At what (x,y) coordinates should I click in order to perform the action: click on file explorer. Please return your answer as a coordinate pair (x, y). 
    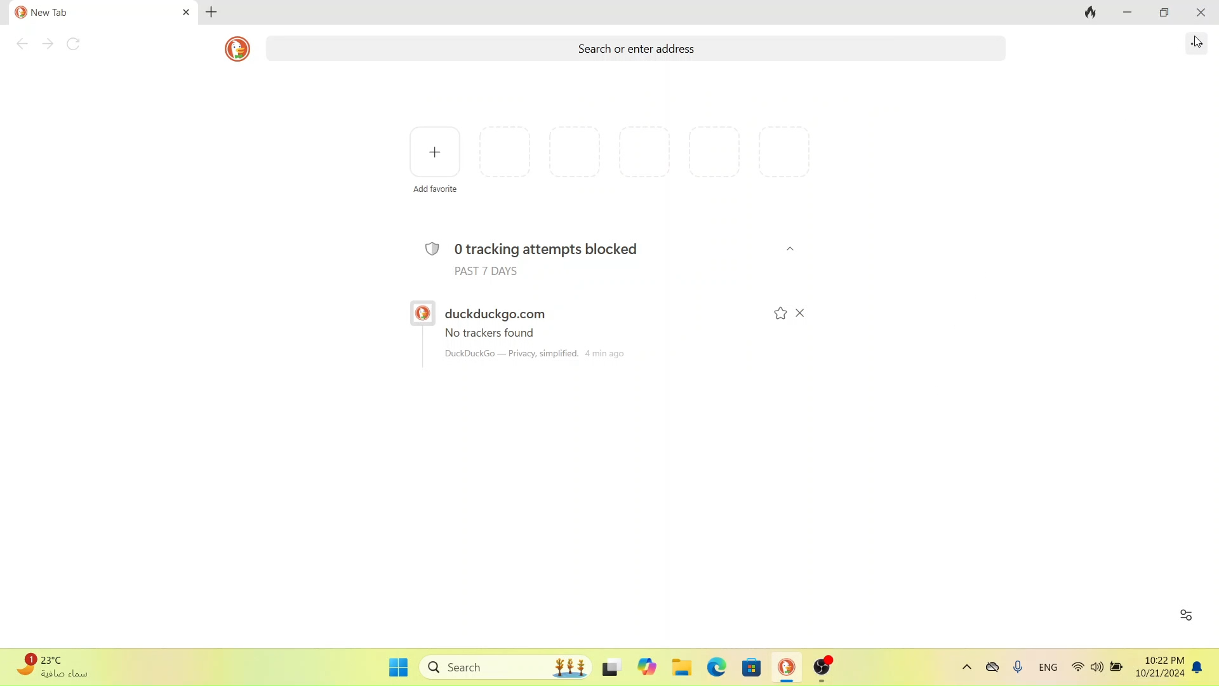
    Looking at the image, I should click on (683, 668).